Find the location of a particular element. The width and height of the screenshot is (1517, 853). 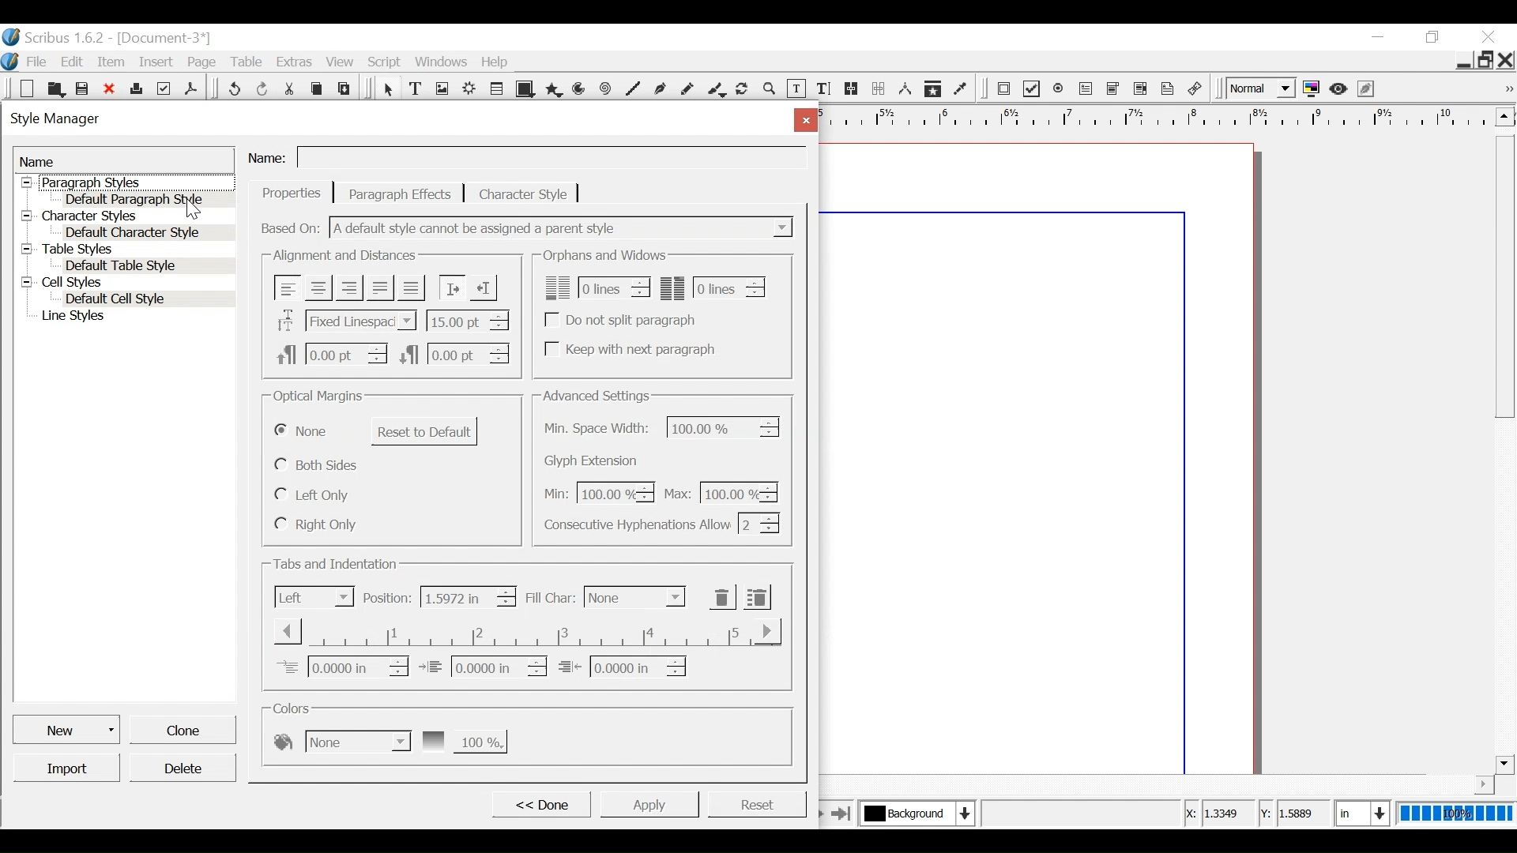

Close is located at coordinates (111, 88).